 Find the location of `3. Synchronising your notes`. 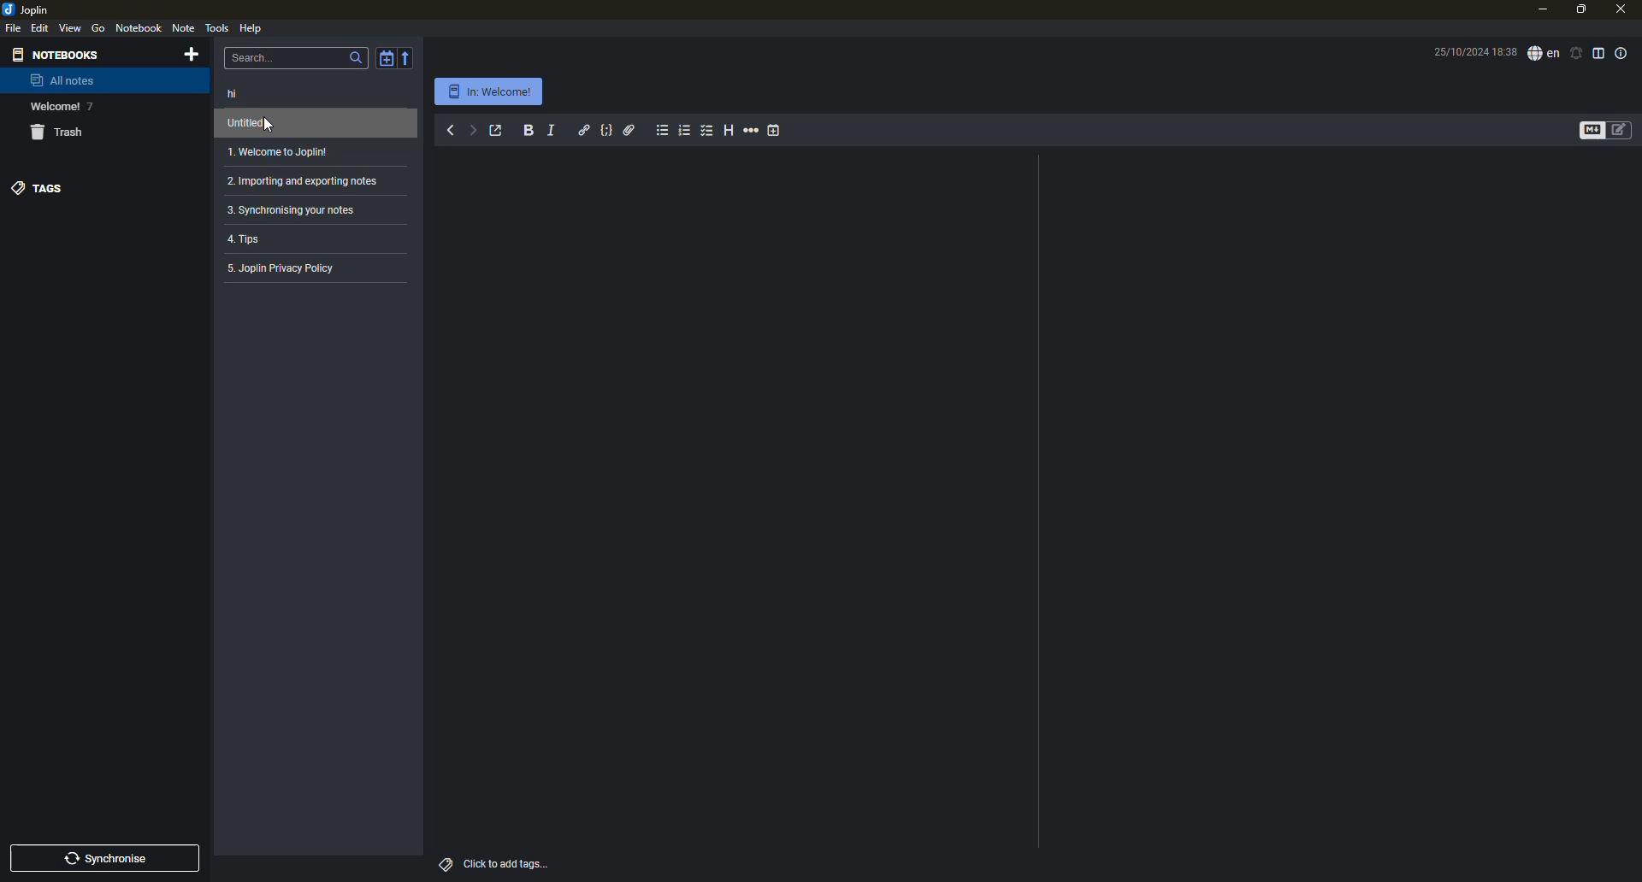

3. Synchronising your notes is located at coordinates (295, 210).